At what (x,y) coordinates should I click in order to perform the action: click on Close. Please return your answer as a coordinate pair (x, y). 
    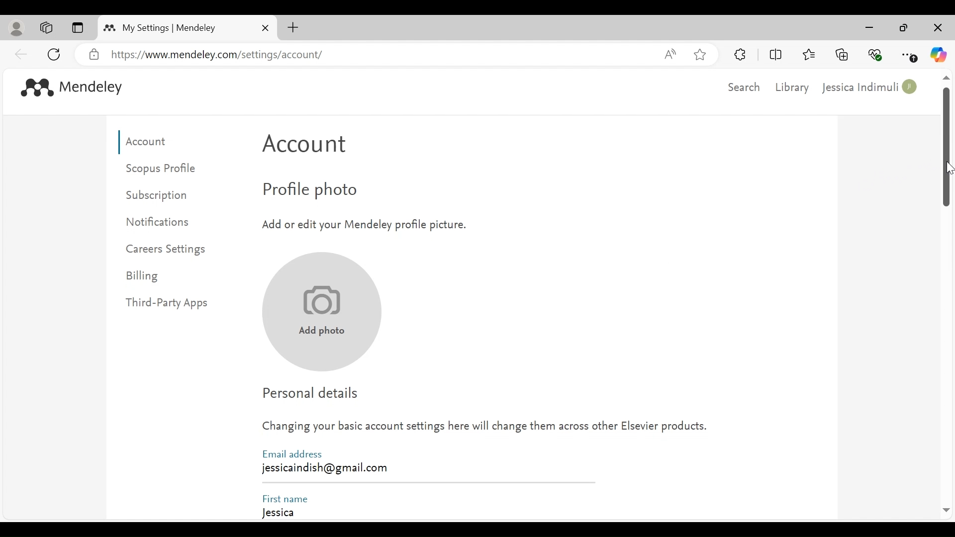
    Looking at the image, I should click on (265, 28).